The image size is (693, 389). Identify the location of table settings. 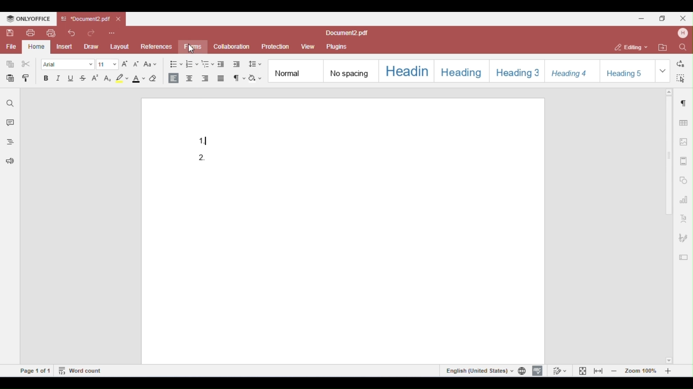
(683, 122).